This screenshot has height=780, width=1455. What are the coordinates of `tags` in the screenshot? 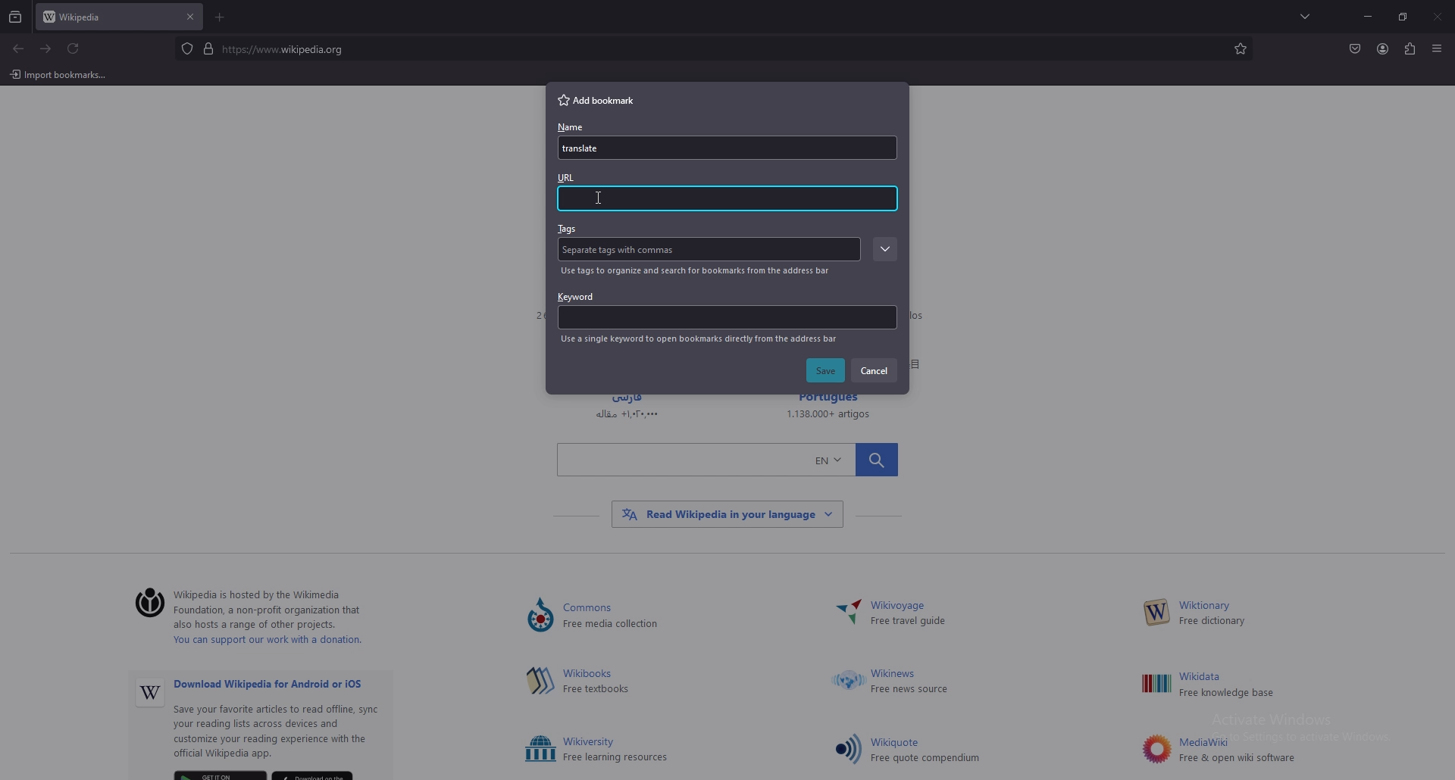 It's located at (566, 229).